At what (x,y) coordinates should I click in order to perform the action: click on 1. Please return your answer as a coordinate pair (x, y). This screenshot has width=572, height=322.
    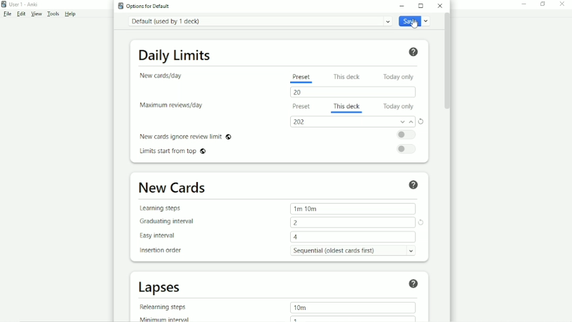
    Looking at the image, I should click on (295, 318).